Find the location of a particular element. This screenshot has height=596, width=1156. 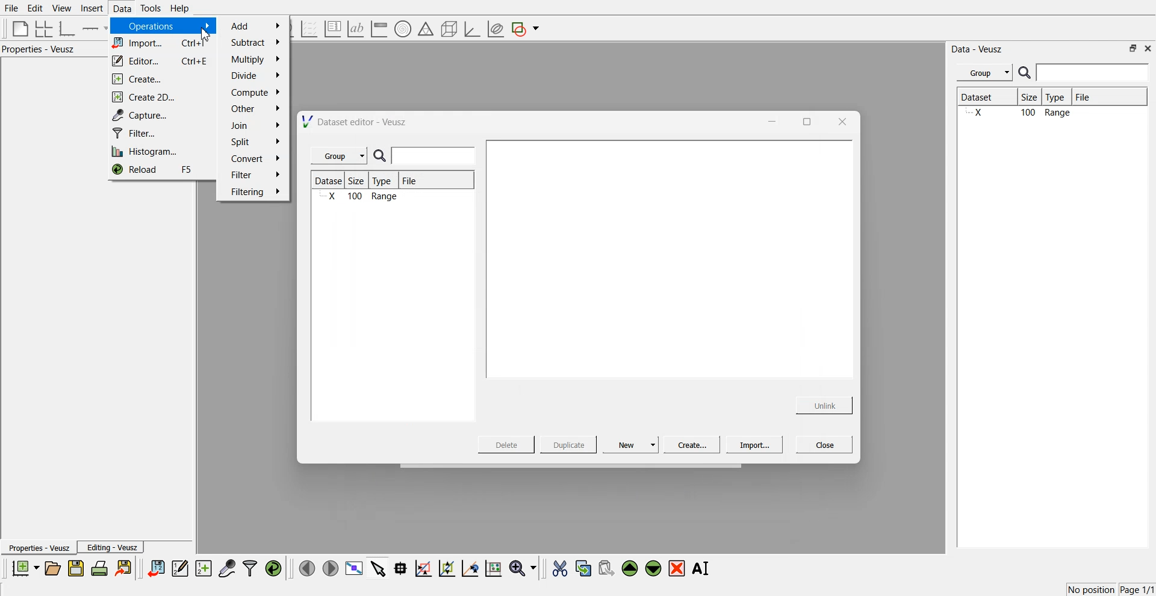

plot covariance ellipses is located at coordinates (495, 29).